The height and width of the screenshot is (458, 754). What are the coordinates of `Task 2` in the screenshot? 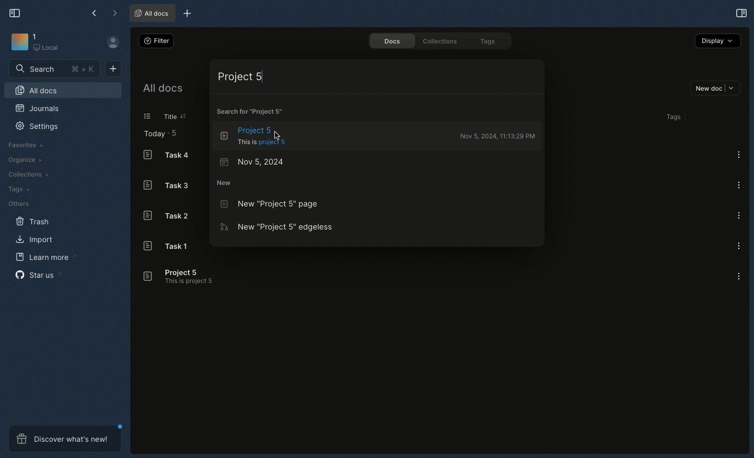 It's located at (165, 215).